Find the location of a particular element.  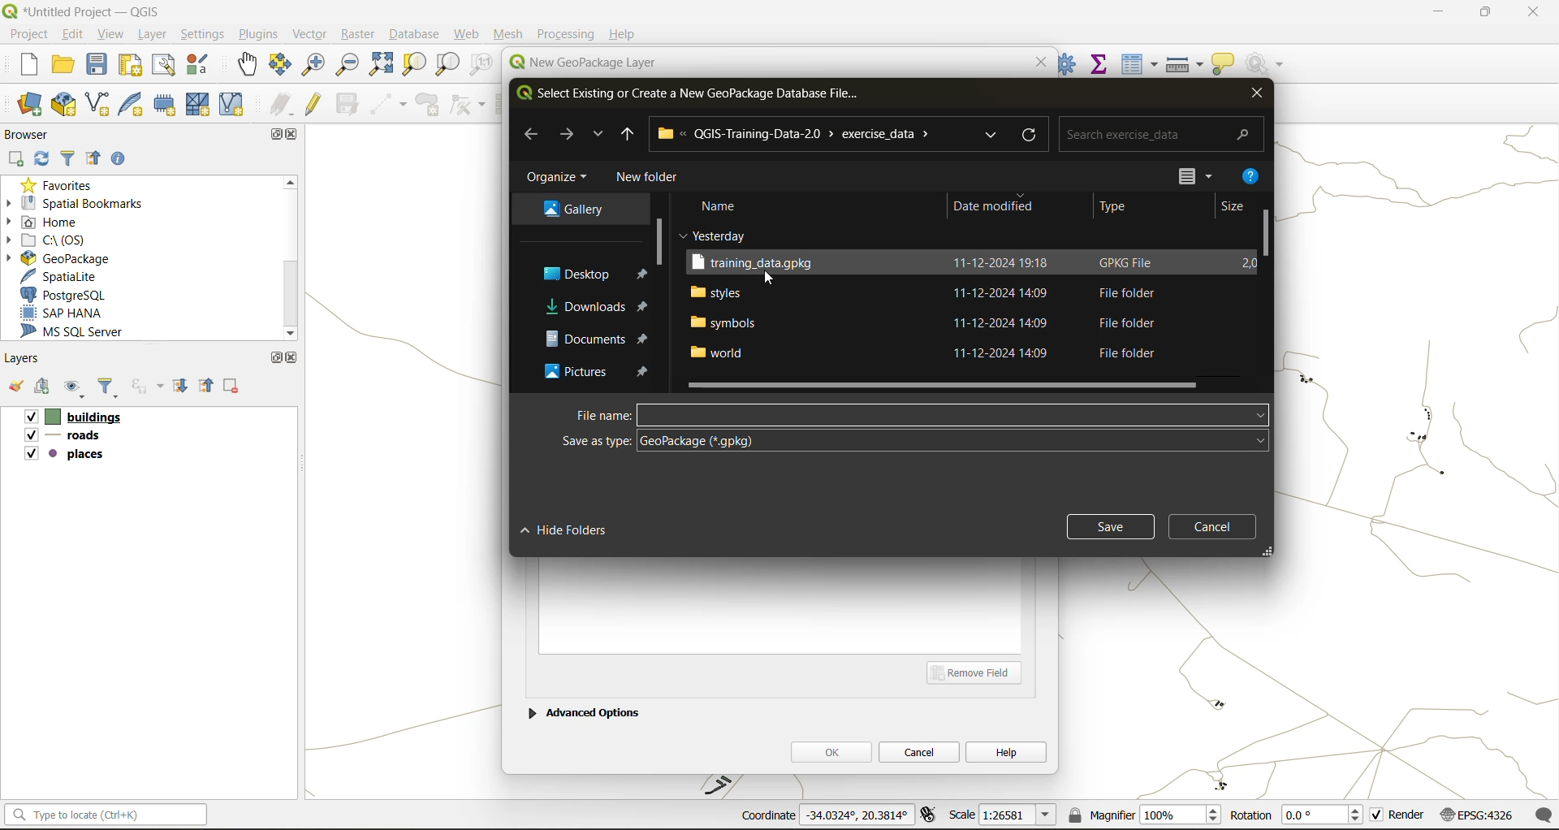

name is located at coordinates (722, 205).